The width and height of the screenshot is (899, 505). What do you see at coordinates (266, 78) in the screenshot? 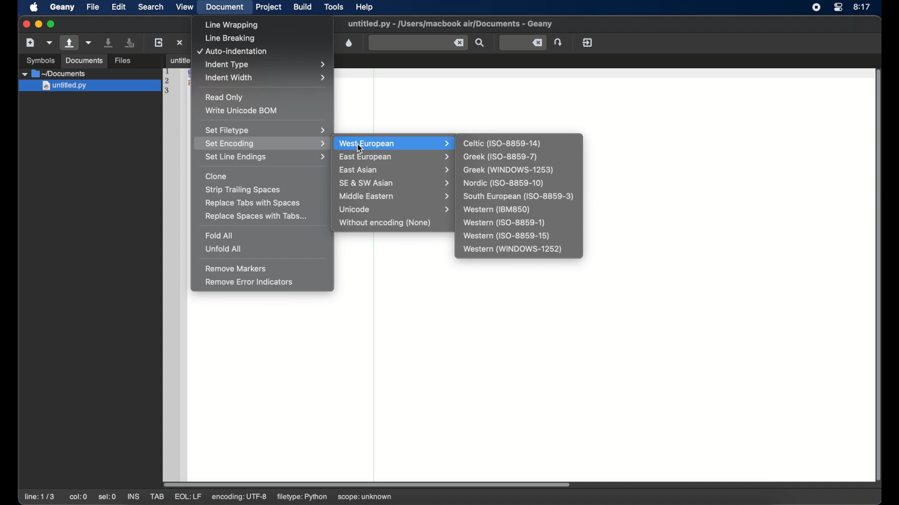
I see `indent width` at bounding box center [266, 78].